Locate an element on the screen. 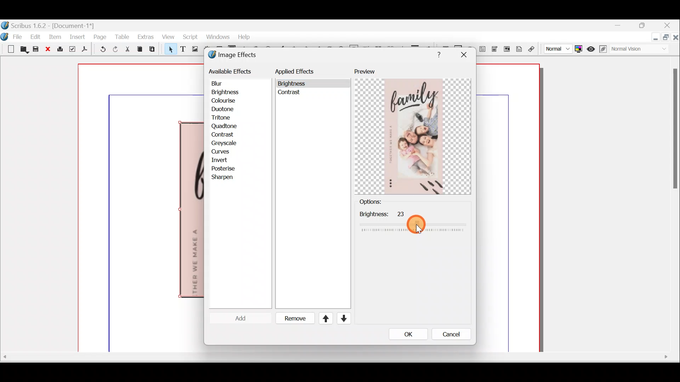 Image resolution: width=680 pixels, height=382 pixels. Windows is located at coordinates (216, 37).